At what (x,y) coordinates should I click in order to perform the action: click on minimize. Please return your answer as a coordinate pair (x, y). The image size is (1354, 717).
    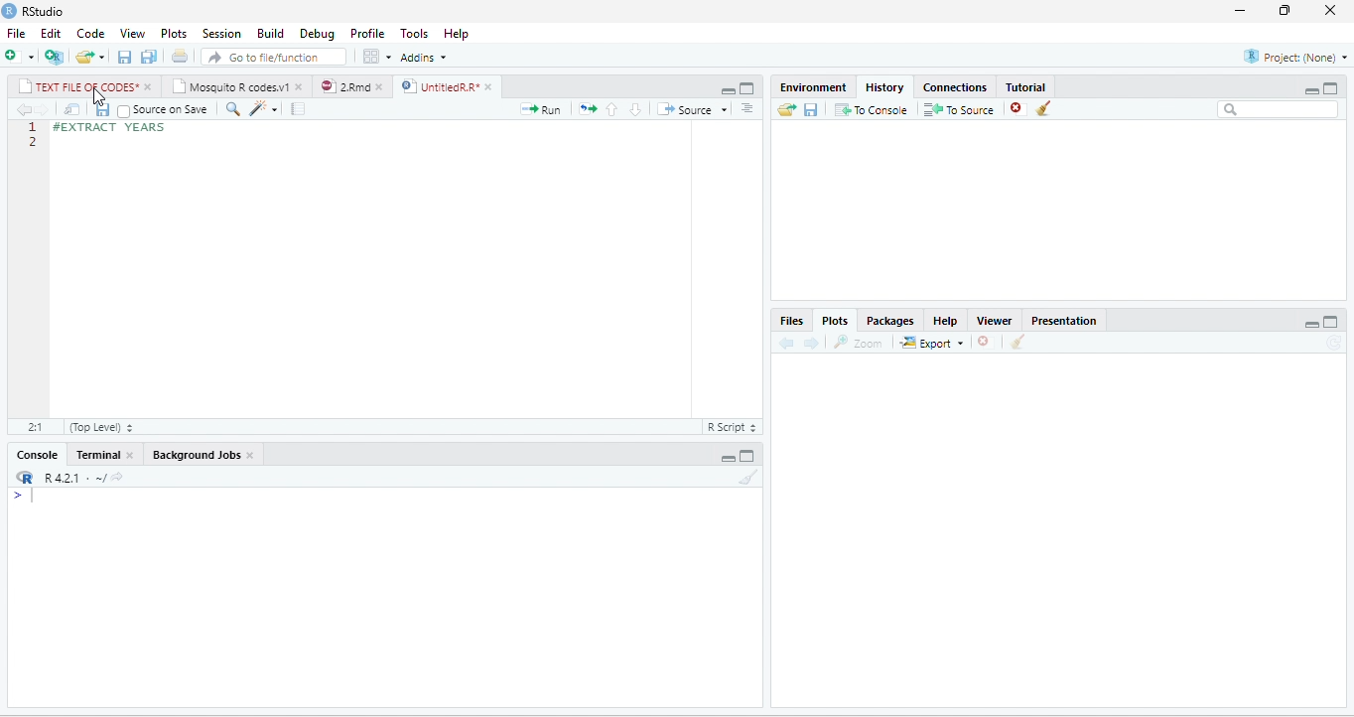
    Looking at the image, I should click on (1241, 11).